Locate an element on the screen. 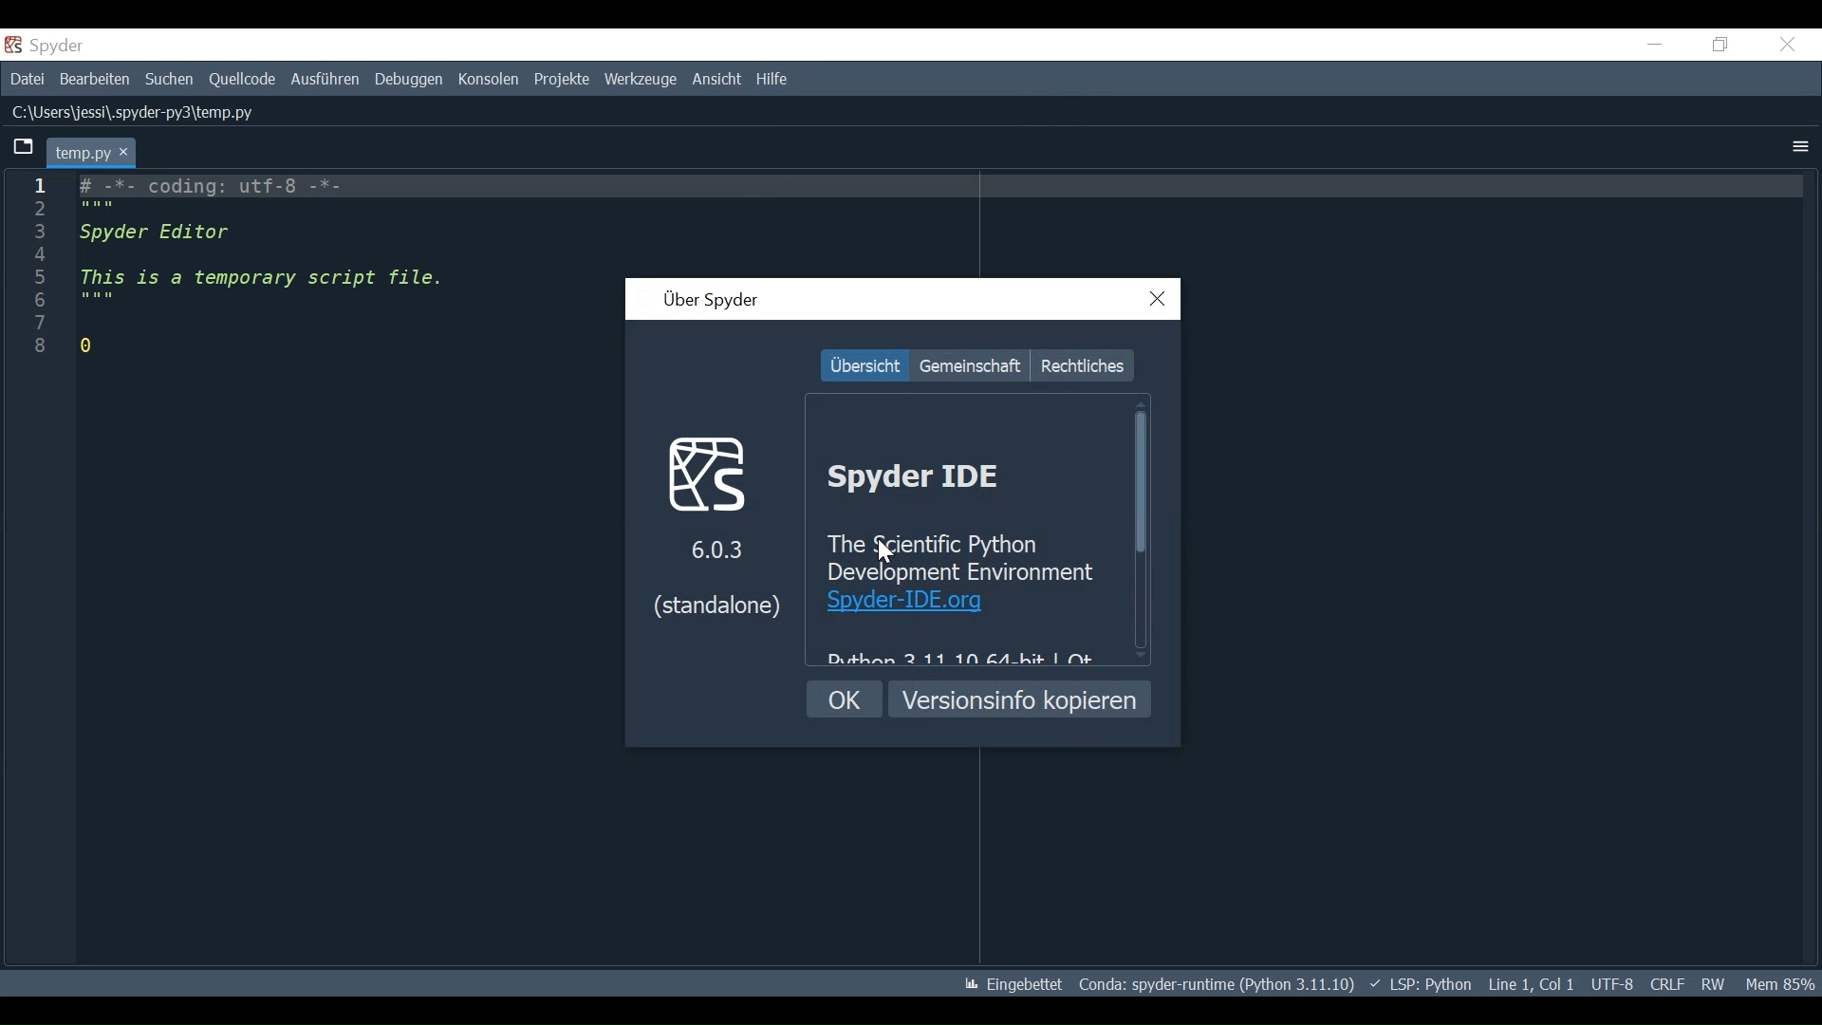 The image size is (1822, 1025). Edit is located at coordinates (94, 79).